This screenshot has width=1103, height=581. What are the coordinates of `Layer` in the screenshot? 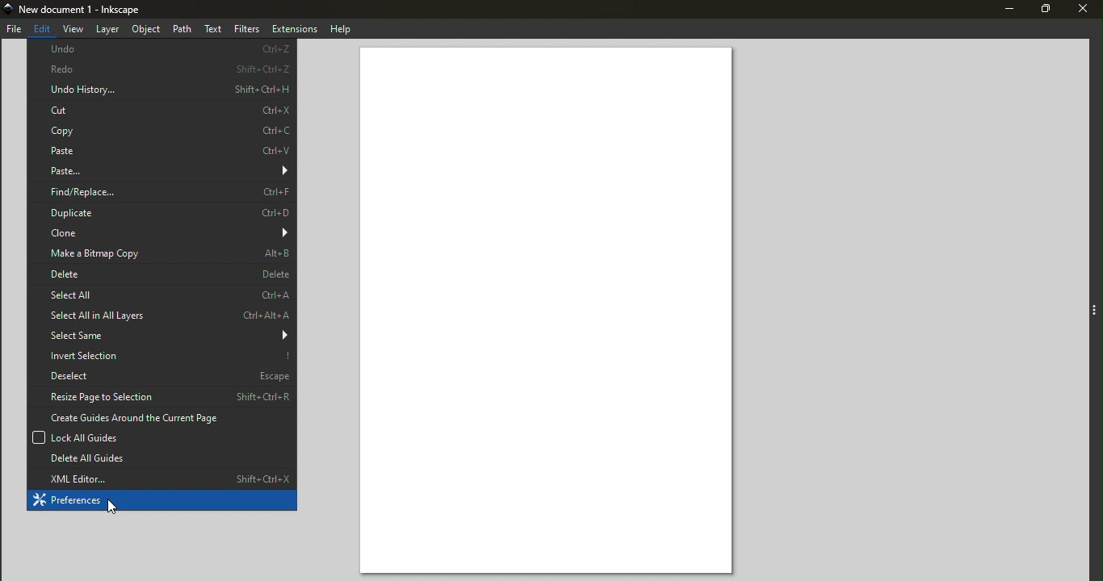 It's located at (109, 29).